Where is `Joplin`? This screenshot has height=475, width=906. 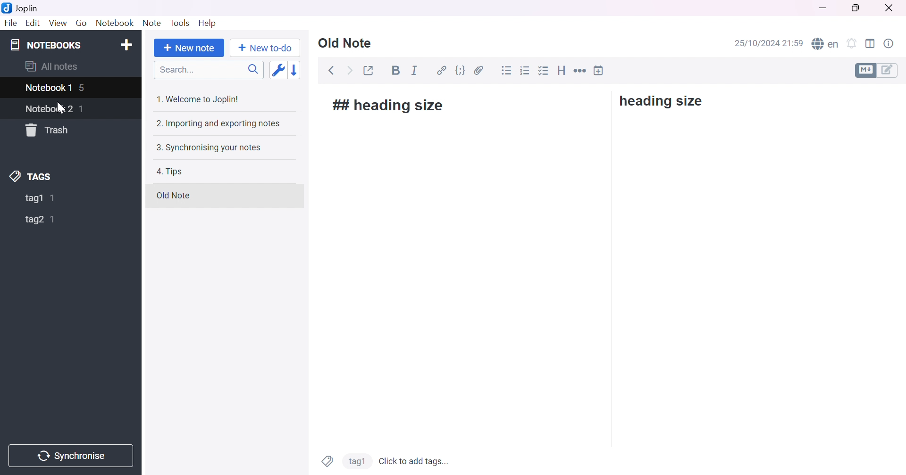
Joplin is located at coordinates (22, 8).